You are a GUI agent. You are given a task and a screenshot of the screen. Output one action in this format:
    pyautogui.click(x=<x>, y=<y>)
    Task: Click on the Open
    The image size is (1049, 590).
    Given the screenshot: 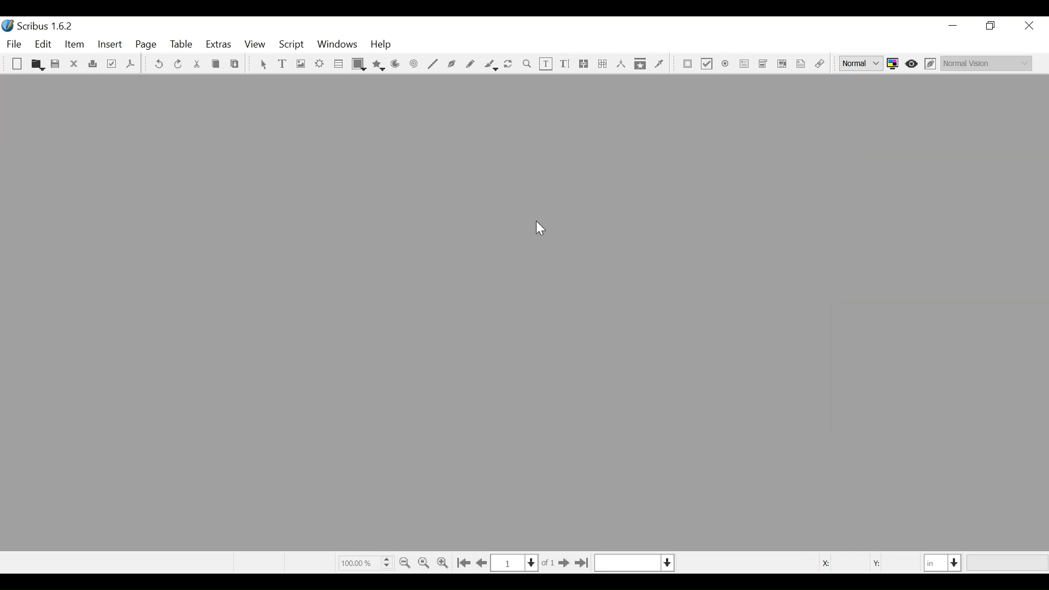 What is the action you would take?
    pyautogui.click(x=37, y=64)
    